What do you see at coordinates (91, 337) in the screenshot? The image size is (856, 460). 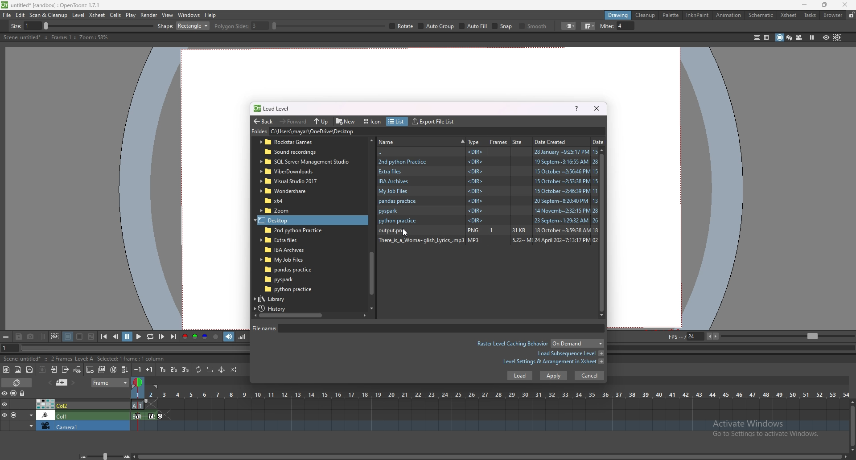 I see `checkered background` at bounding box center [91, 337].